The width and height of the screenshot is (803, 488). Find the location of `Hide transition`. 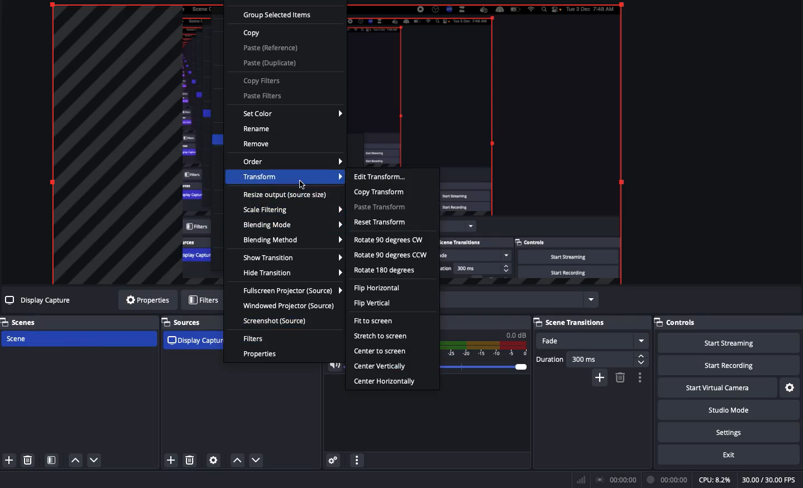

Hide transition is located at coordinates (293, 274).